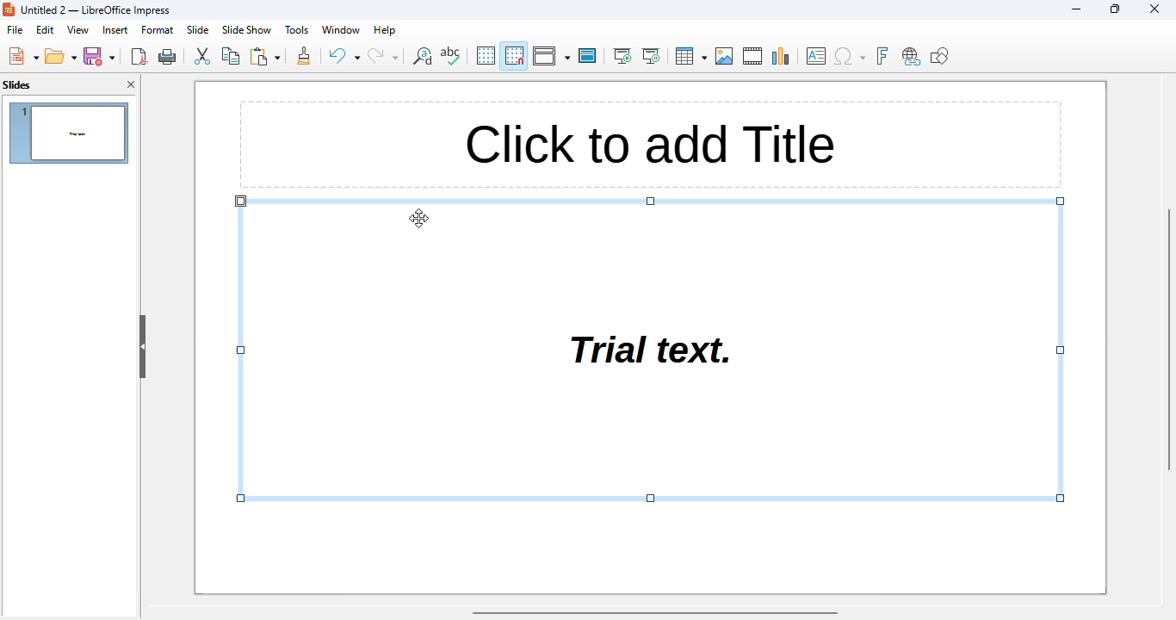 This screenshot has width=1176, height=620. Describe the element at coordinates (384, 56) in the screenshot. I see `redo` at that location.